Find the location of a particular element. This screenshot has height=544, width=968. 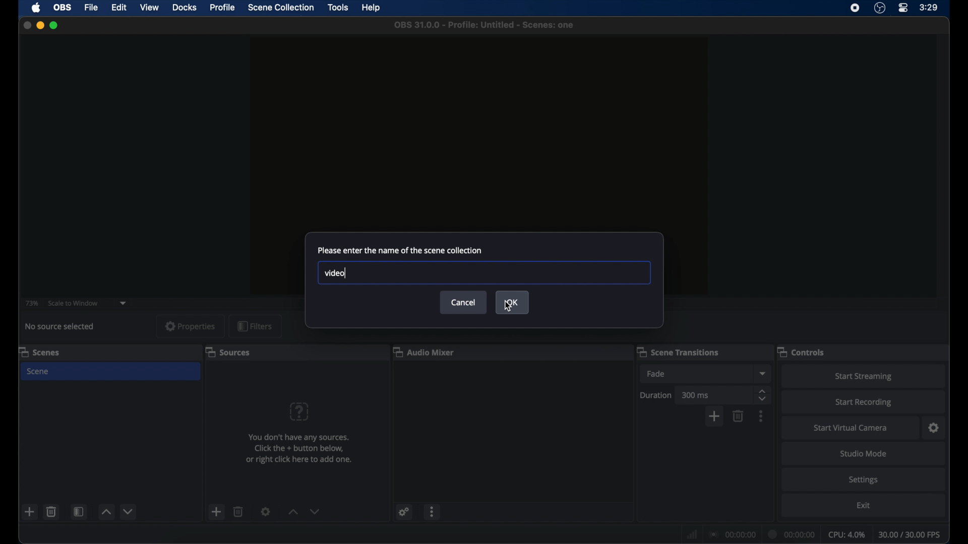

delete is located at coordinates (239, 512).